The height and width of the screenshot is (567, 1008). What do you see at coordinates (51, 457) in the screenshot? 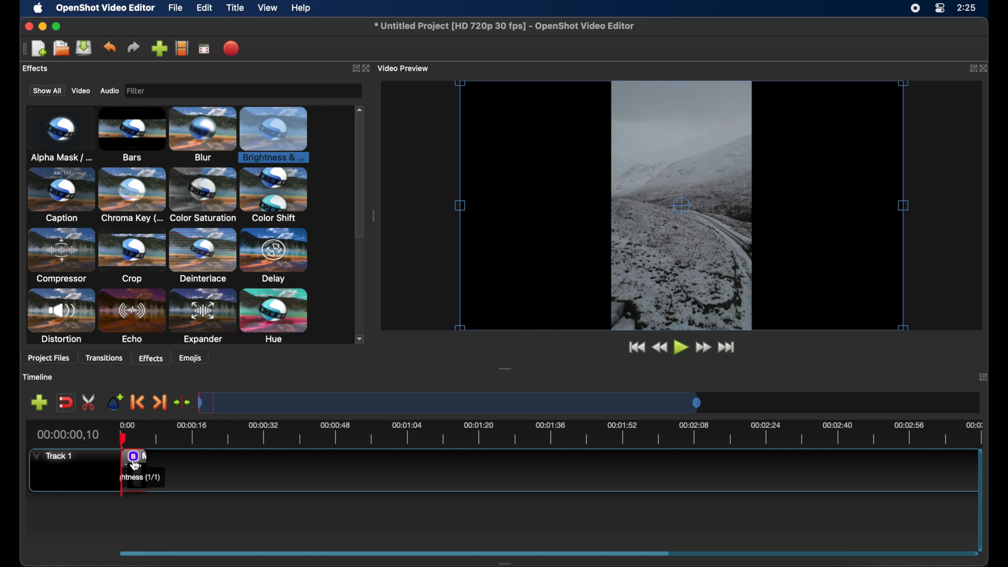
I see `track 1` at bounding box center [51, 457].